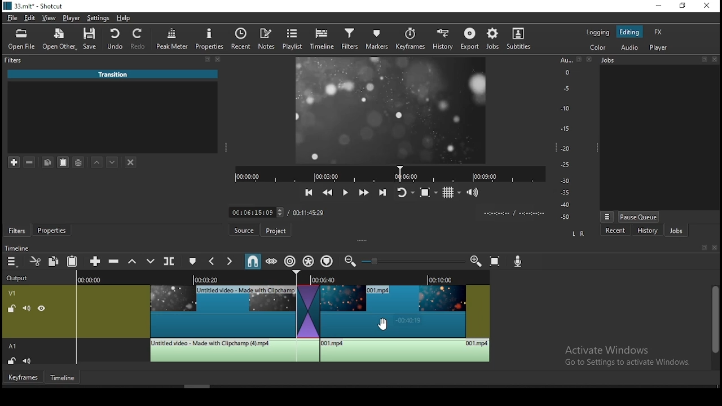 This screenshot has width=722, height=406. Describe the element at coordinates (473, 191) in the screenshot. I see `show video volume control` at that location.